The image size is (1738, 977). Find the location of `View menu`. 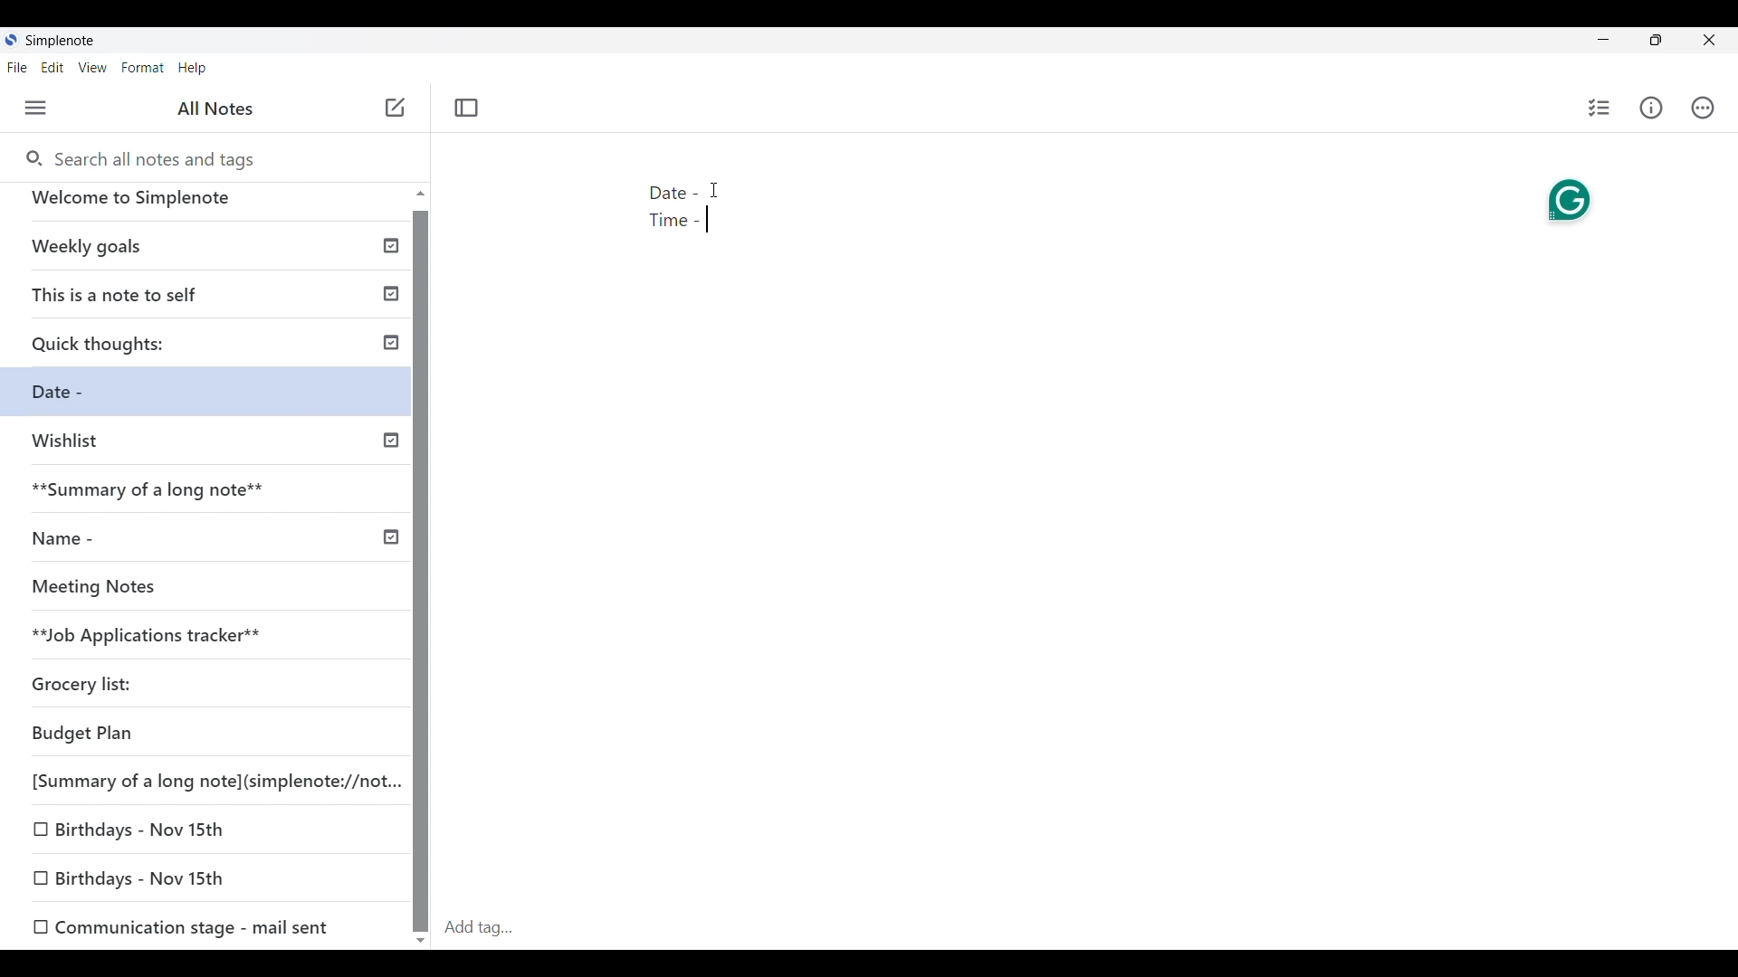

View menu is located at coordinates (93, 67).